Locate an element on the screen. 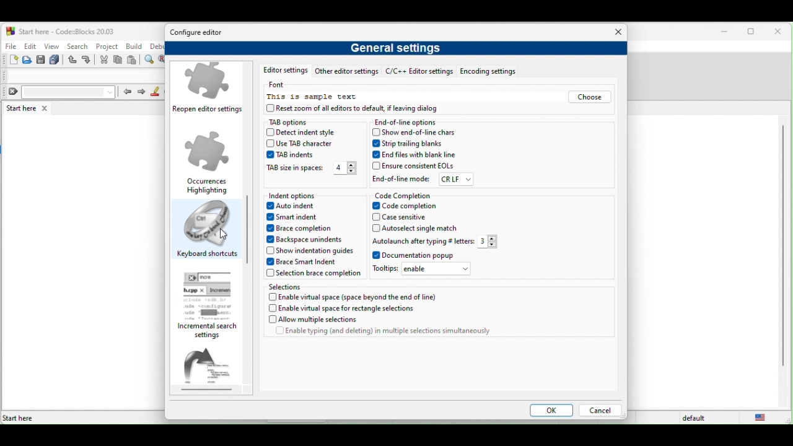 Image resolution: width=793 pixels, height=446 pixels. end of line mode is located at coordinates (401, 178).